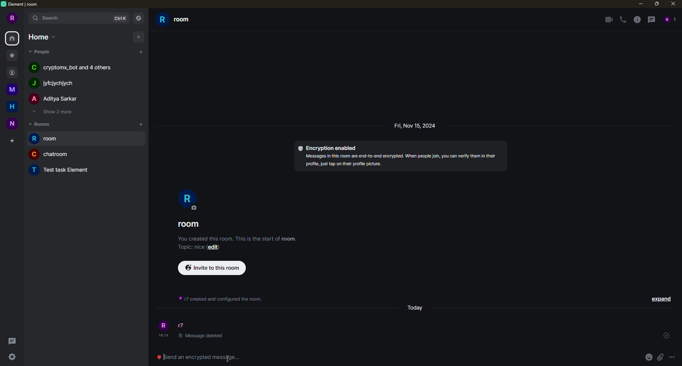 The image size is (682, 366). What do you see at coordinates (11, 106) in the screenshot?
I see `home` at bounding box center [11, 106].